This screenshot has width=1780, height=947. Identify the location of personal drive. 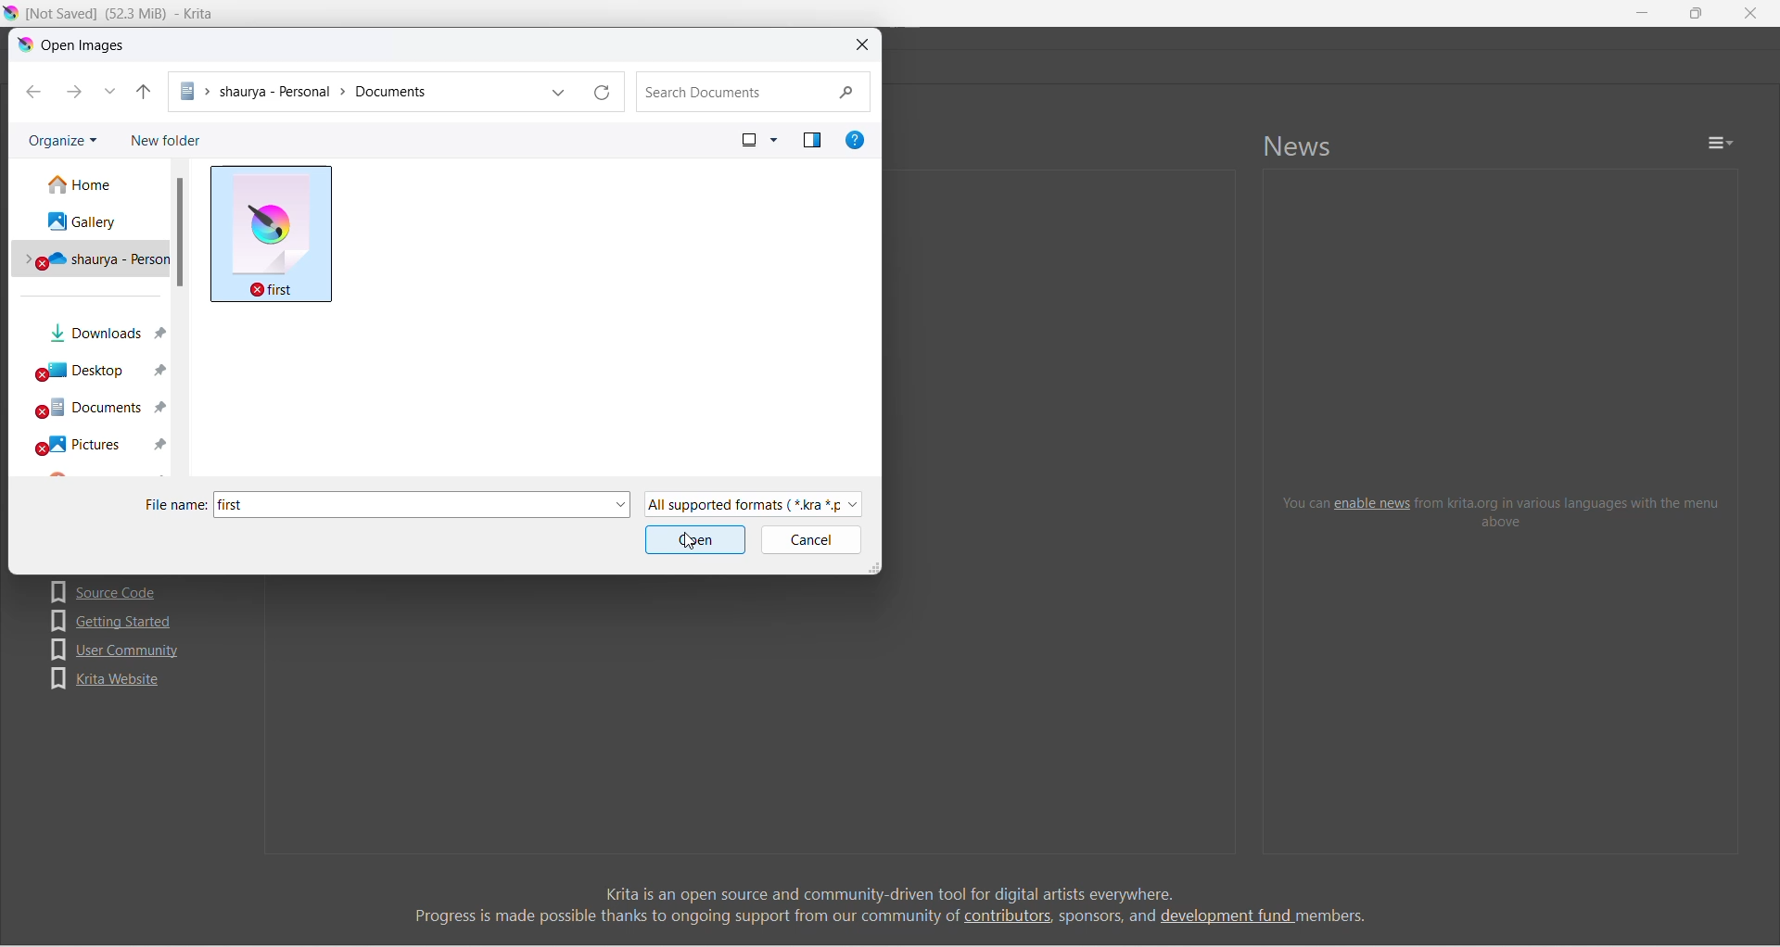
(90, 256).